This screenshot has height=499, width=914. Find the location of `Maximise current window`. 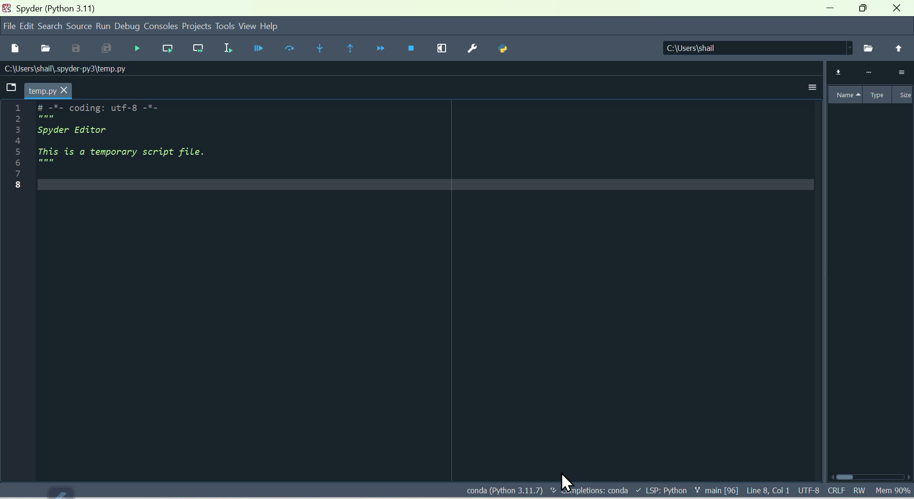

Maximise current window is located at coordinates (443, 48).